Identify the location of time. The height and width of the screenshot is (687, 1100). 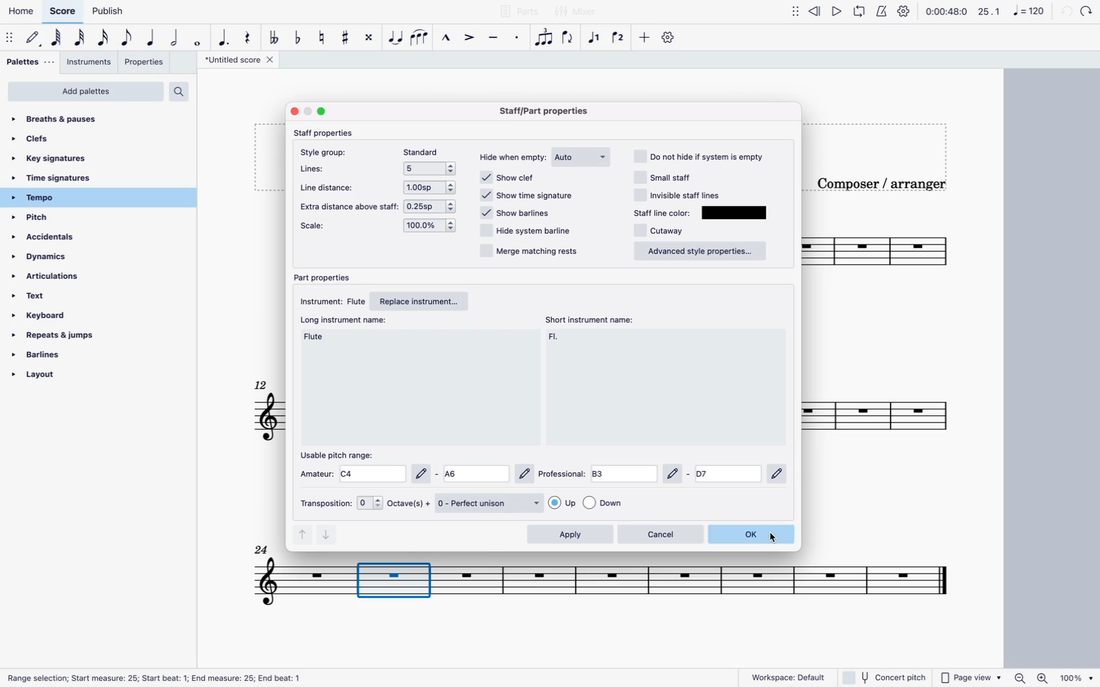
(946, 12).